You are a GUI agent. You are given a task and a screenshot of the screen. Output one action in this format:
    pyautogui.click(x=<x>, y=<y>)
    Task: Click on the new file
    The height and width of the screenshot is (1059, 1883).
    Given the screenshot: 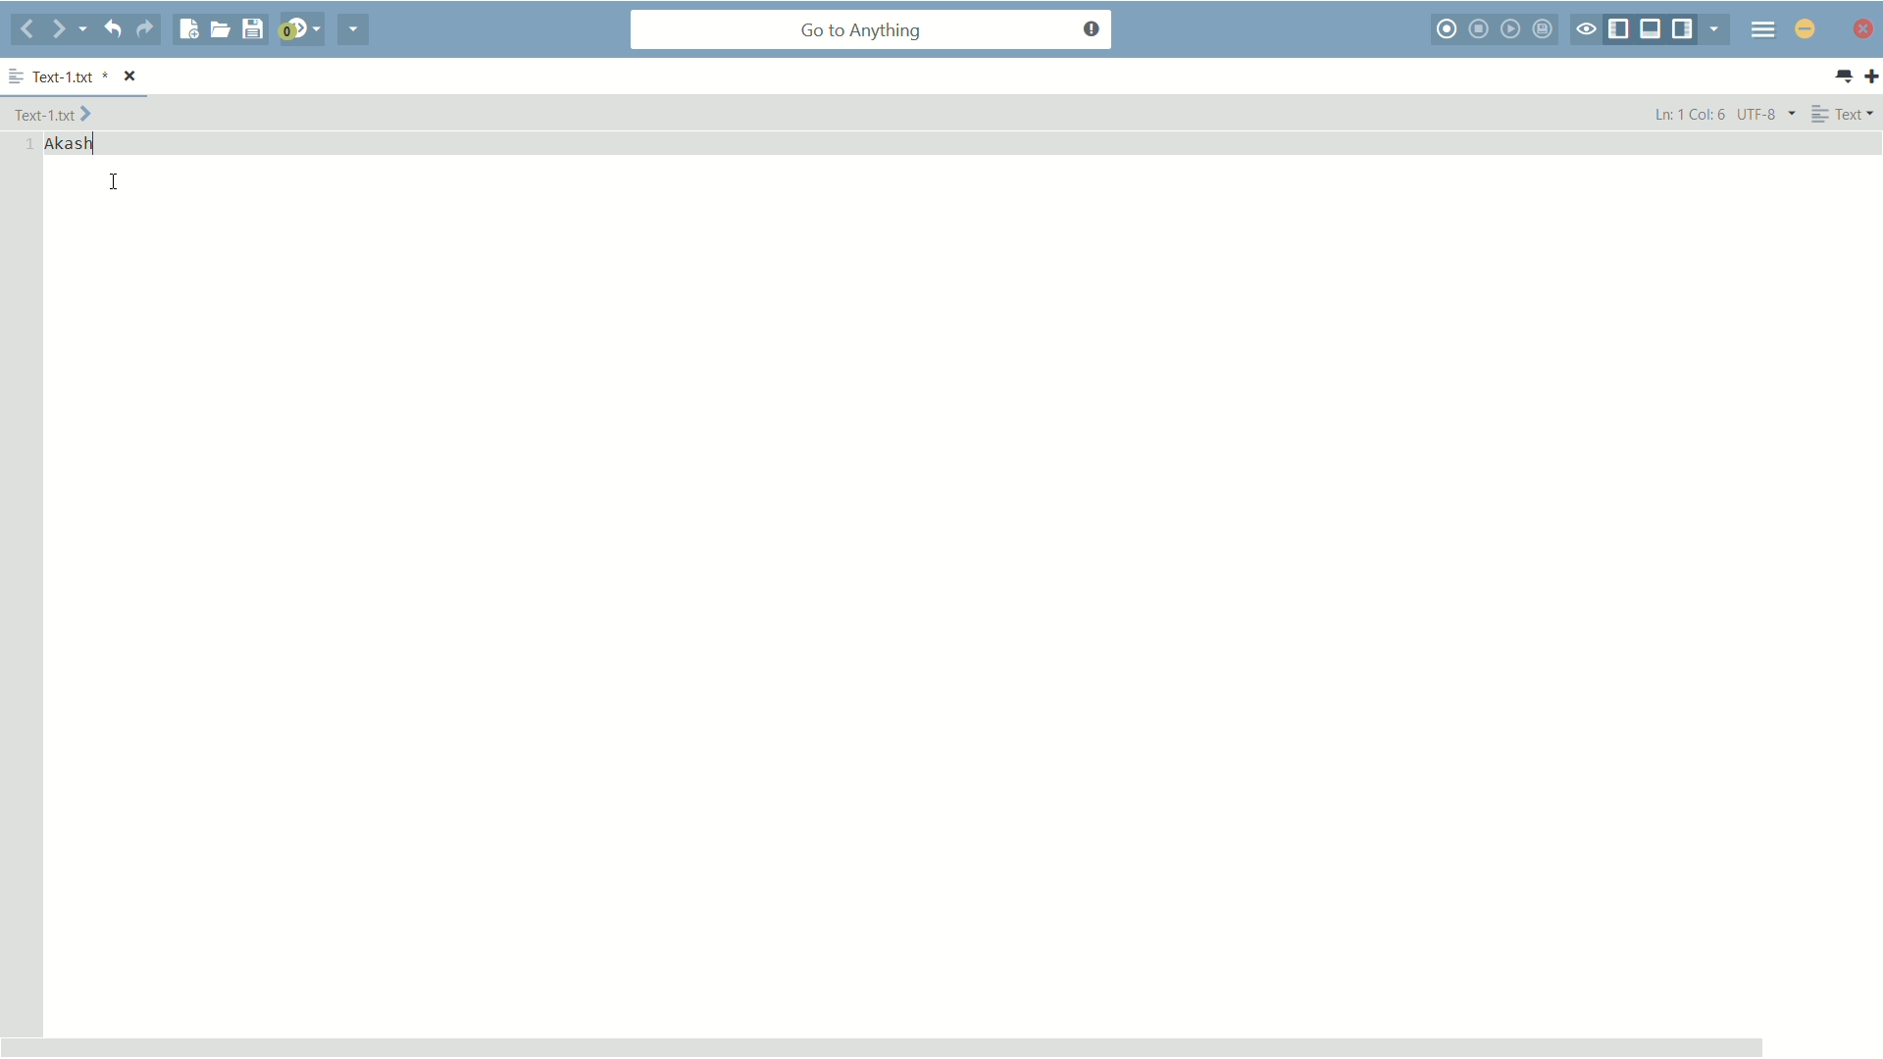 What is the action you would take?
    pyautogui.click(x=187, y=29)
    